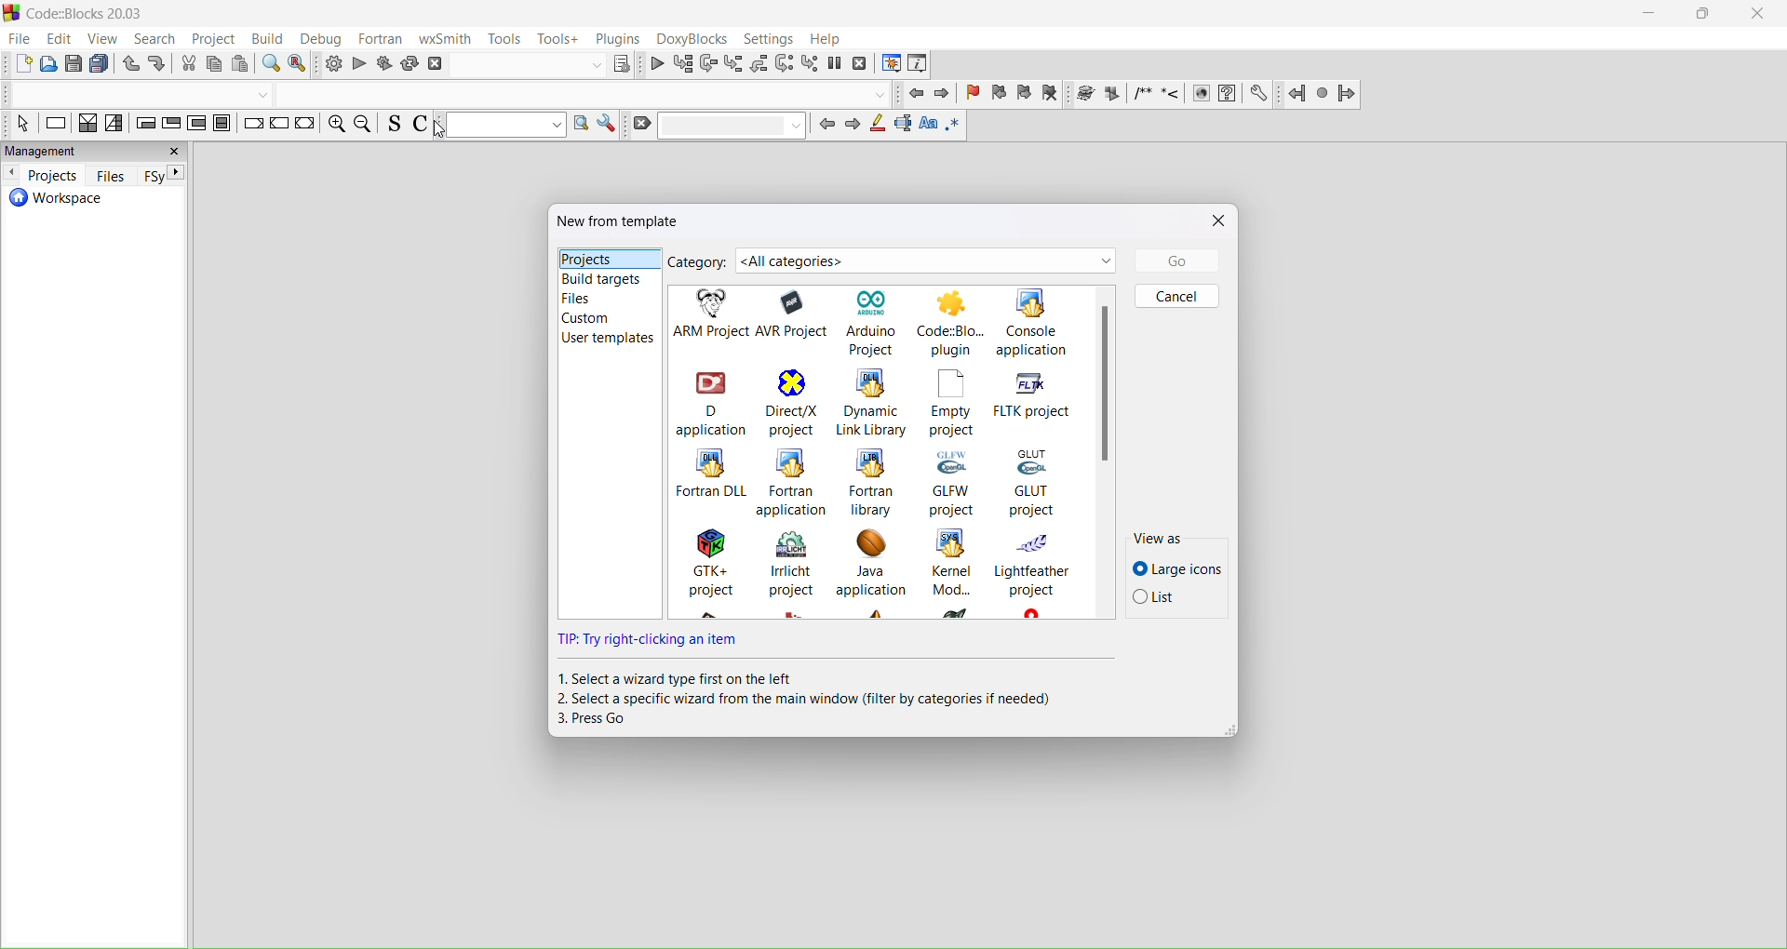  I want to click on settings, so click(769, 41).